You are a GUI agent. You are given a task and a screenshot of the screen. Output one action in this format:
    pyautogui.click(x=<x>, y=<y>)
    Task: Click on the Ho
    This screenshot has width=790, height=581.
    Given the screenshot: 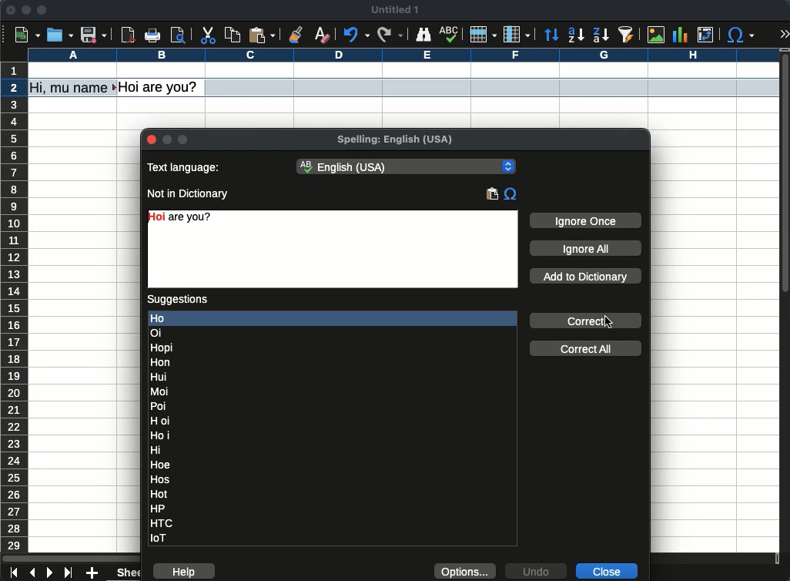 What is the action you would take?
    pyautogui.click(x=333, y=318)
    